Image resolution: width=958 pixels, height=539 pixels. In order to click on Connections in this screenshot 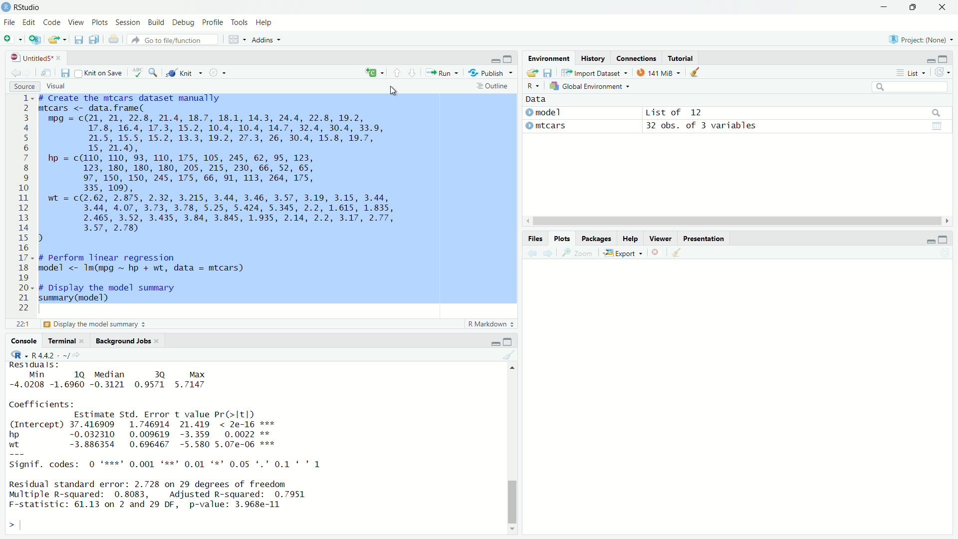, I will do `click(637, 59)`.